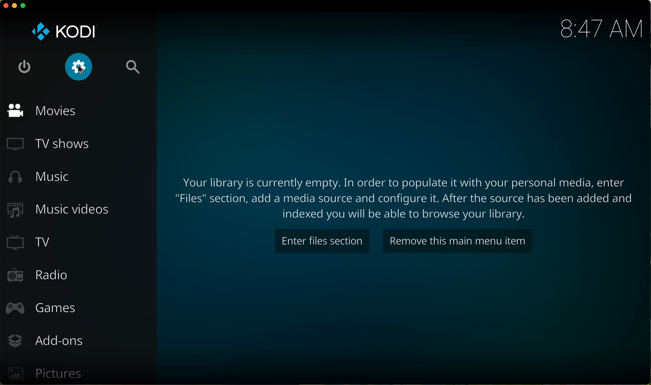 This screenshot has height=385, width=651. Describe the element at coordinates (132, 68) in the screenshot. I see `search` at that location.